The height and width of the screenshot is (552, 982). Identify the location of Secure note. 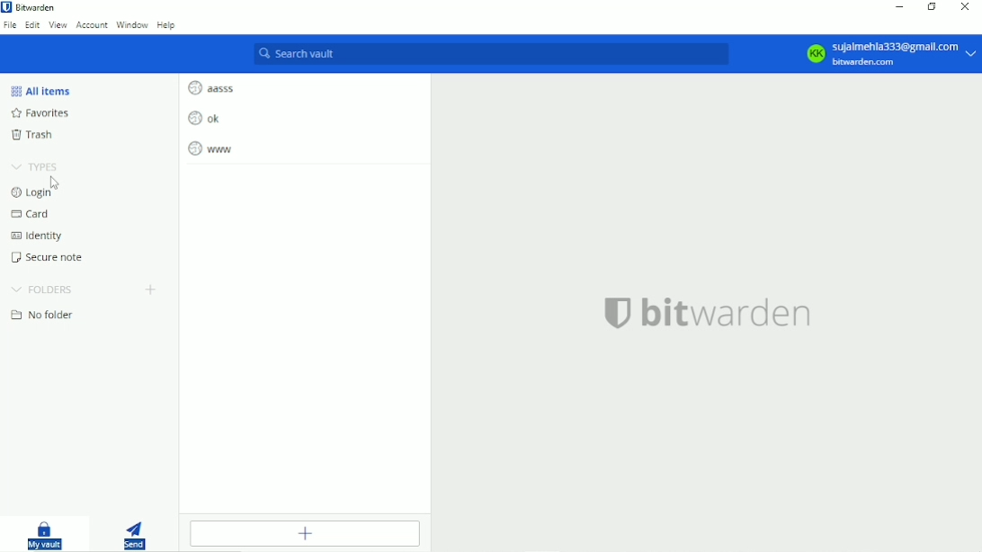
(52, 257).